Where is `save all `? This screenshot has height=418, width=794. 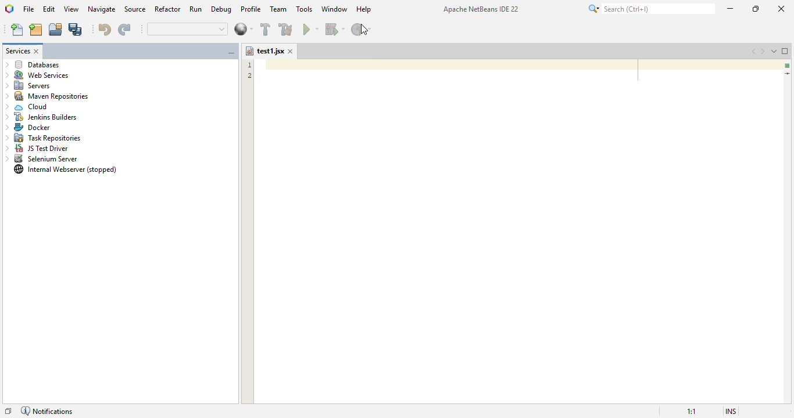
save all  is located at coordinates (76, 30).